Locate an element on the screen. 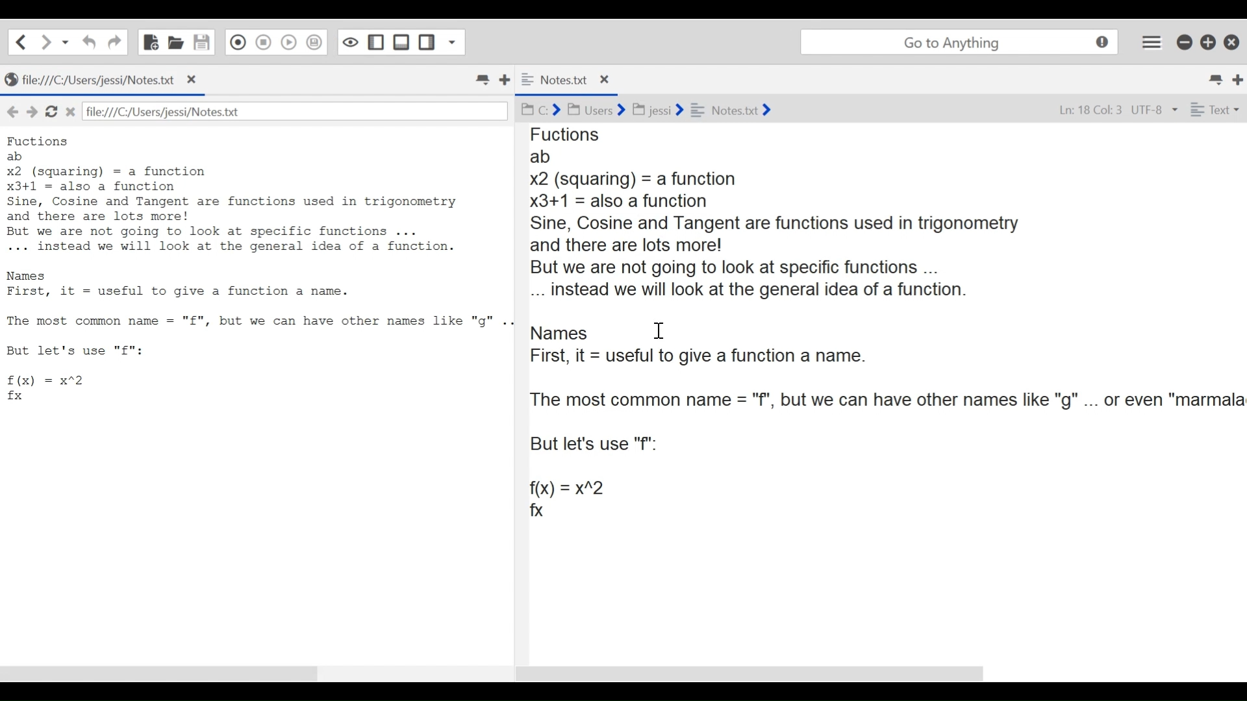  Recording in Macro is located at coordinates (236, 43).